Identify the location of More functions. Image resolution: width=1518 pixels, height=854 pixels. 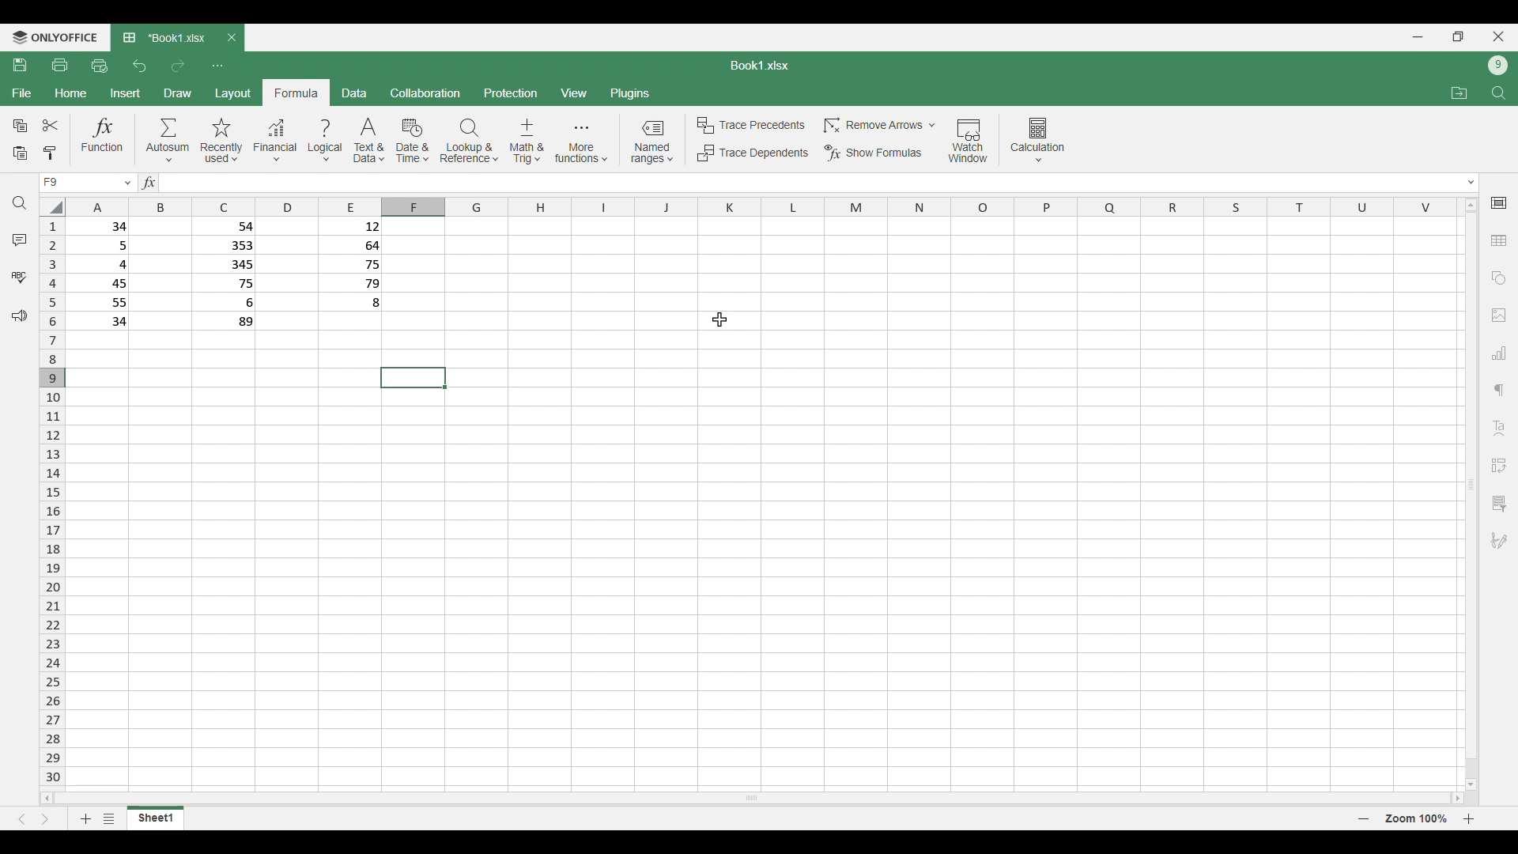
(581, 142).